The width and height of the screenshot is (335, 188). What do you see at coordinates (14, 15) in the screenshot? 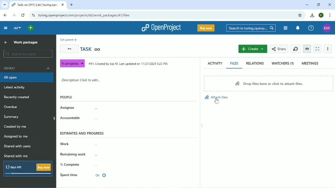
I see `Forward` at bounding box center [14, 15].